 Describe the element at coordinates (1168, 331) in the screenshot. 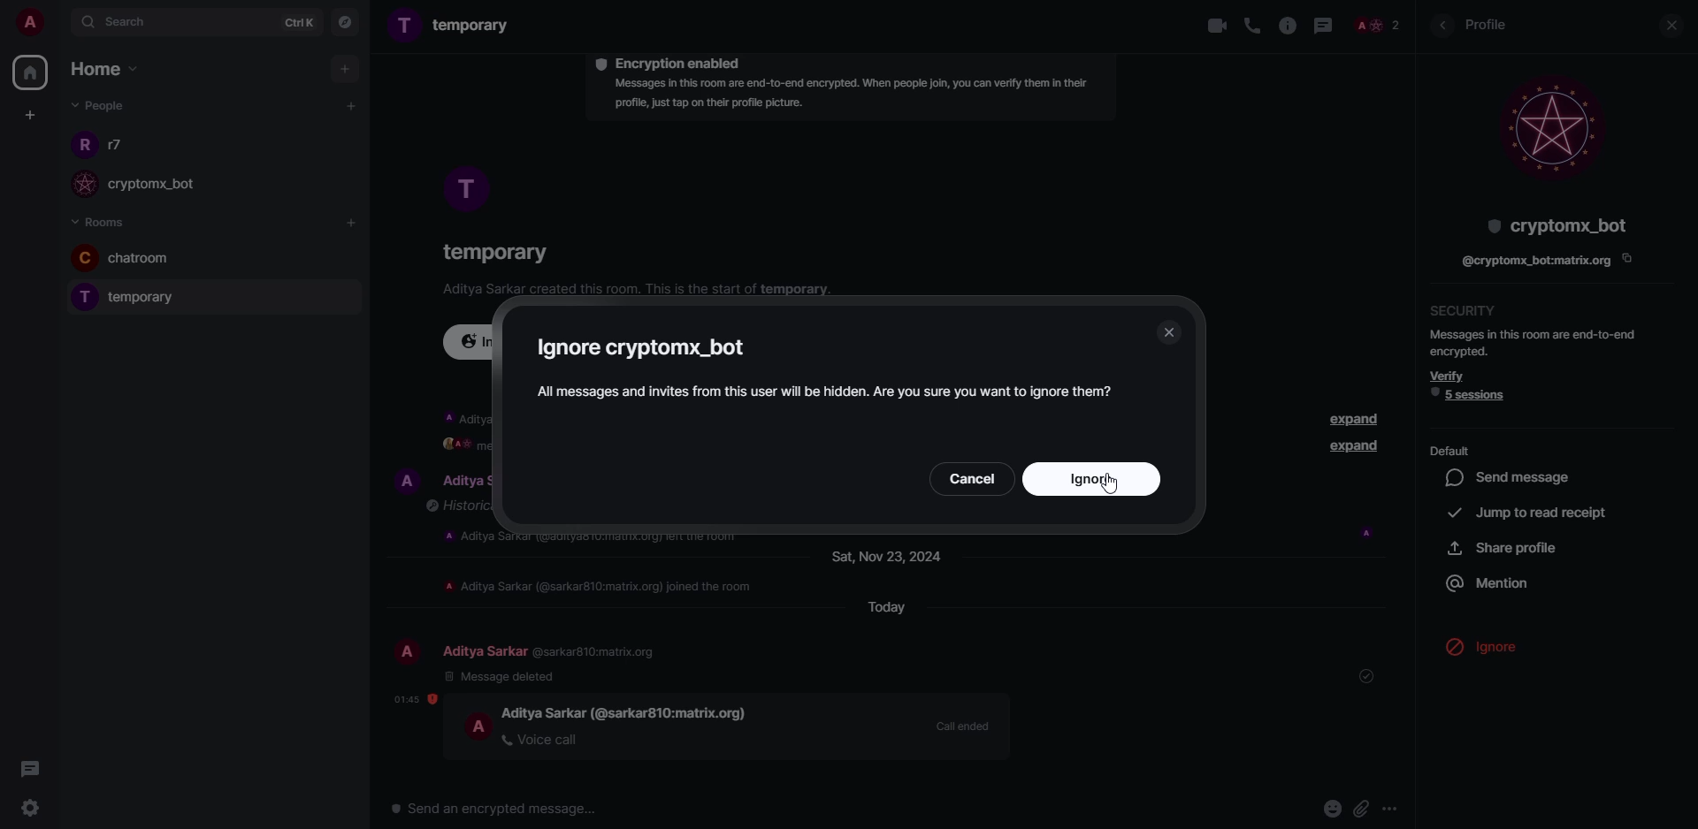

I see `close` at that location.